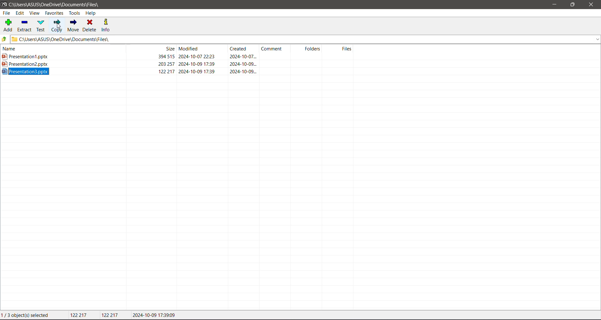 The height and width of the screenshot is (320, 601). Describe the element at coordinates (202, 49) in the screenshot. I see `Modified Date` at that location.